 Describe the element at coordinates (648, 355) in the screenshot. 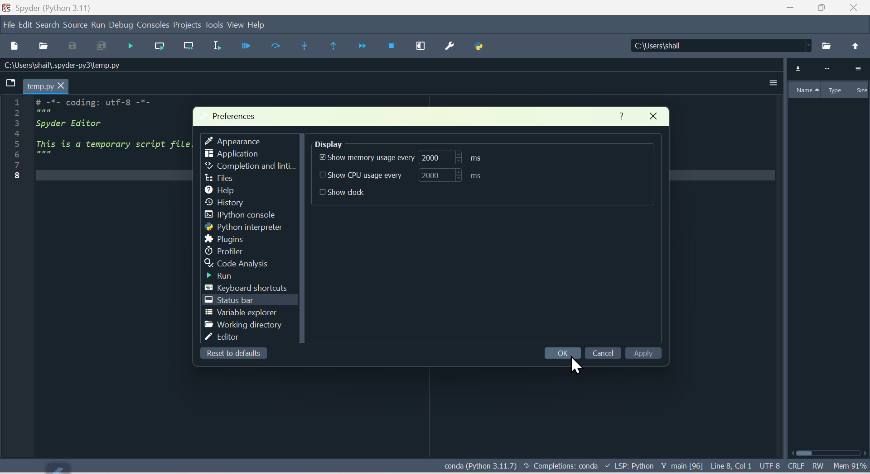

I see `Apply` at that location.